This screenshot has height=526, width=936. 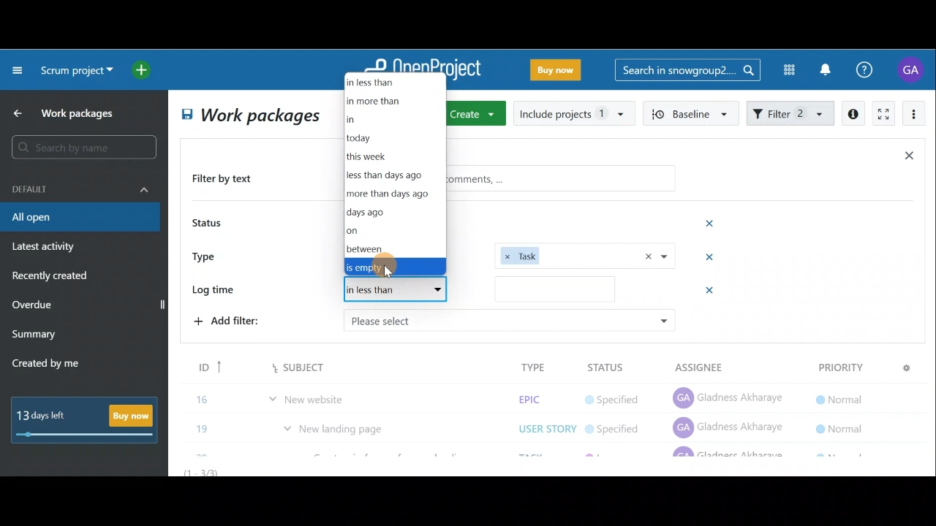 I want to click on Filter by text, so click(x=228, y=180).